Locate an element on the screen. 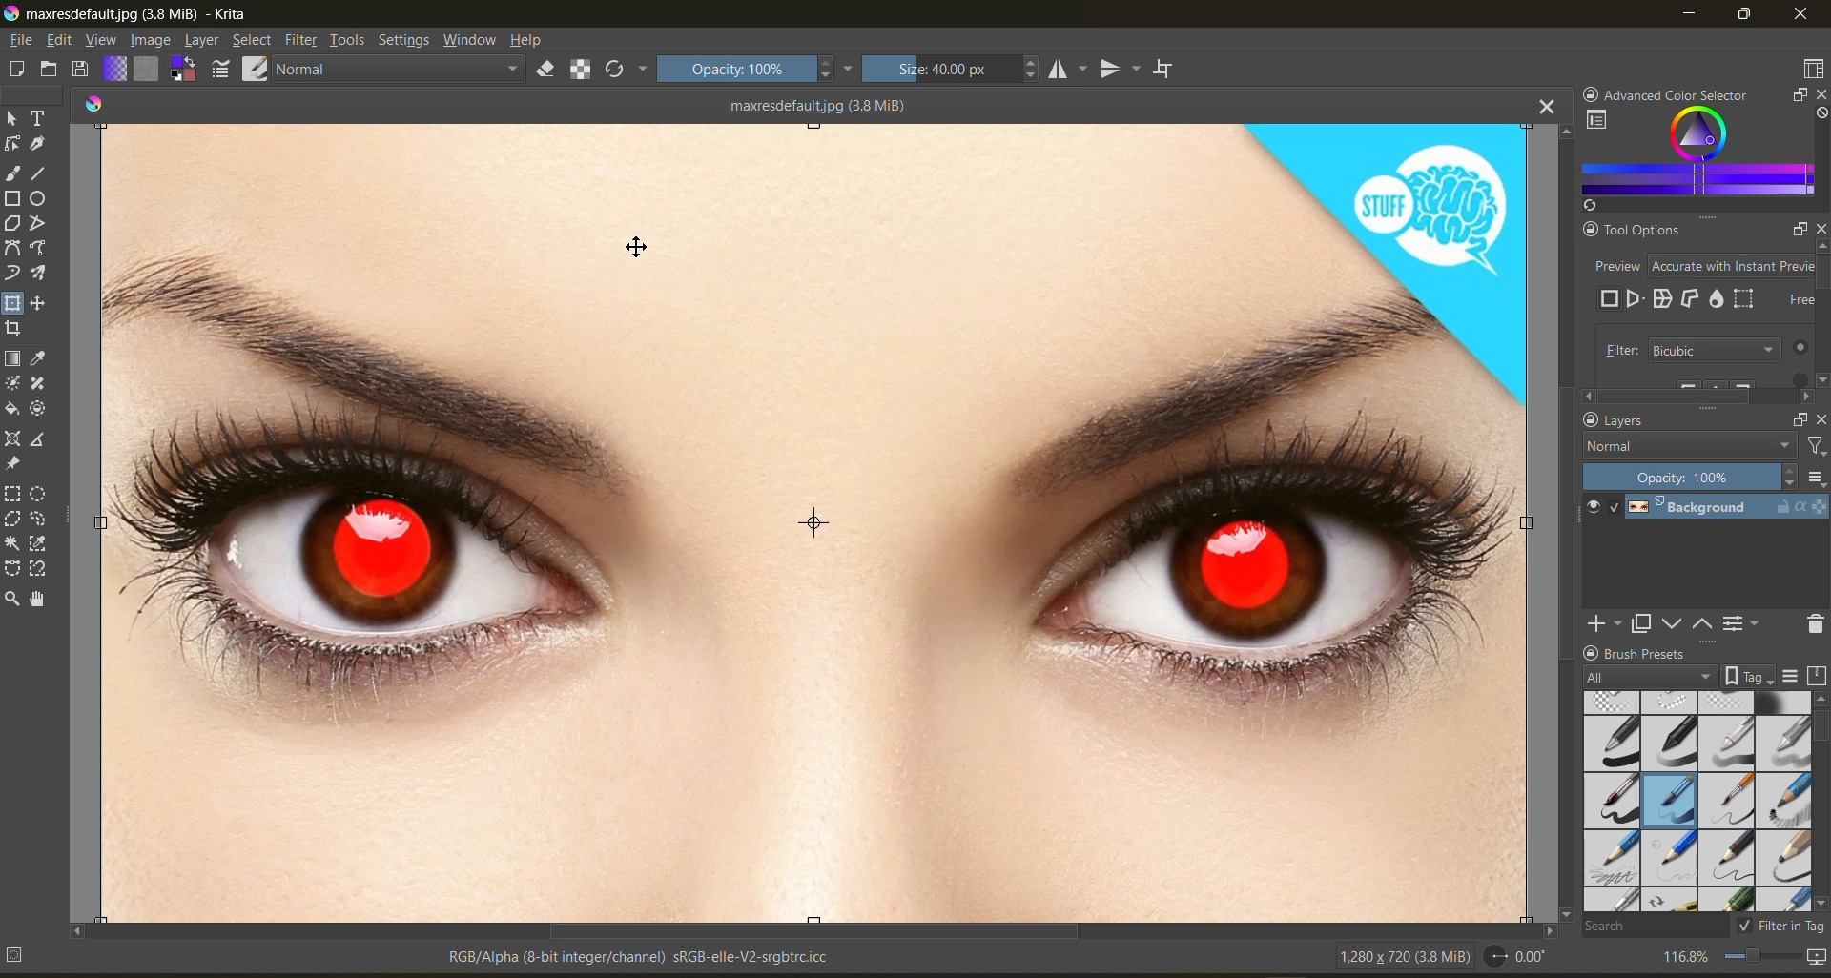 The height and width of the screenshot is (978, 1831). edit brush settings is located at coordinates (223, 69).